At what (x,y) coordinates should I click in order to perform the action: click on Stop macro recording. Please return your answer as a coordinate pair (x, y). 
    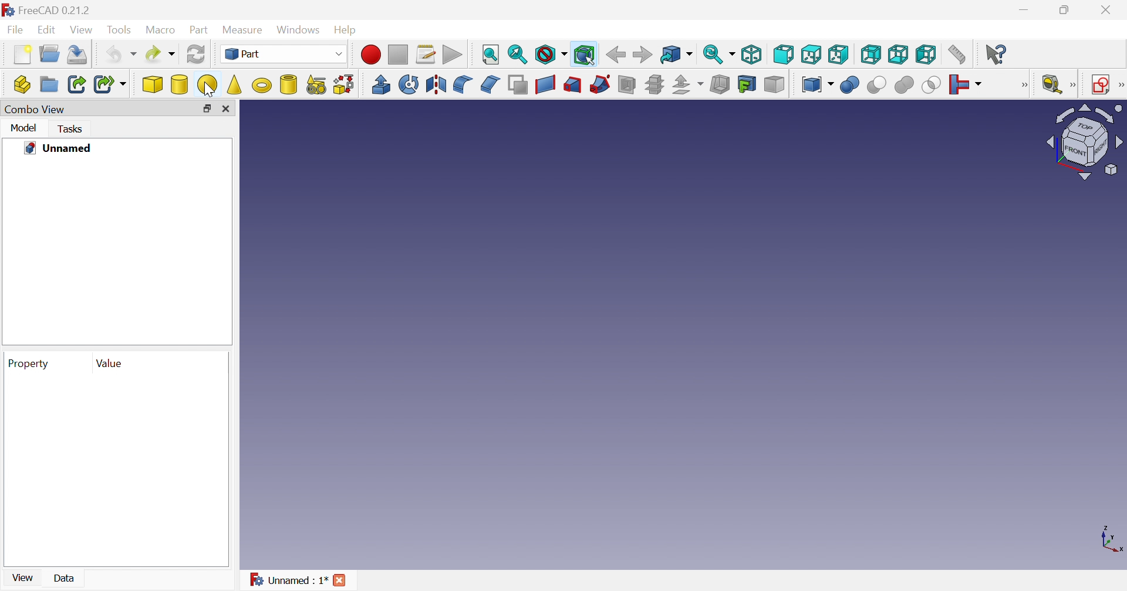
    Looking at the image, I should click on (398, 53).